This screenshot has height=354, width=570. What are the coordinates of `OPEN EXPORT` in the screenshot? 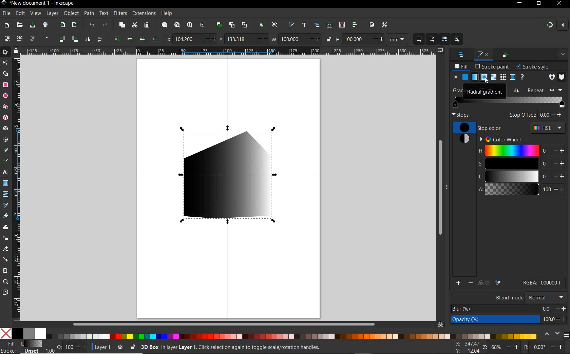 It's located at (75, 26).